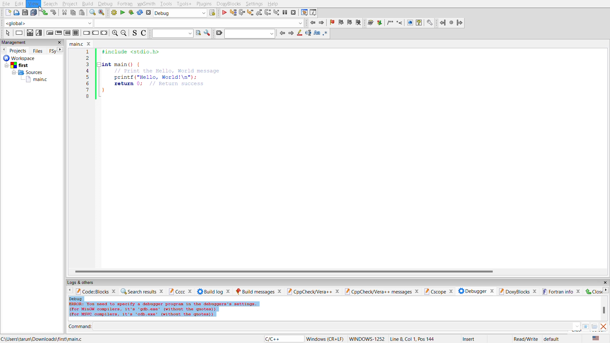 This screenshot has height=343, width=610. Describe the element at coordinates (72, 13) in the screenshot. I see `copy` at that location.